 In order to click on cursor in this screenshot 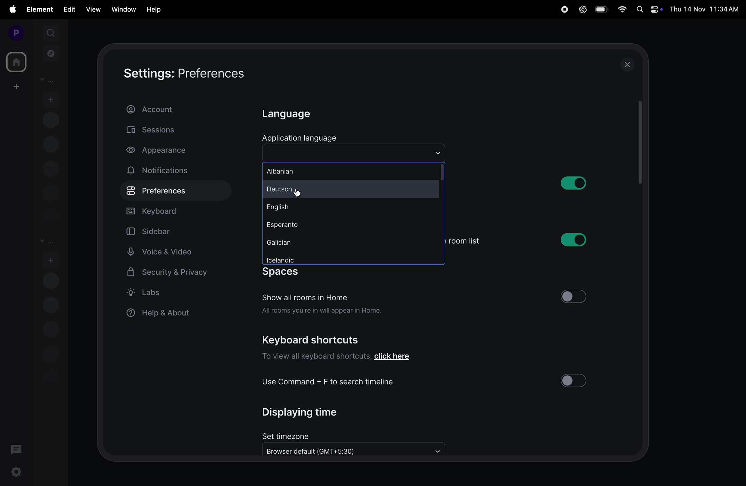, I will do `click(299, 193)`.